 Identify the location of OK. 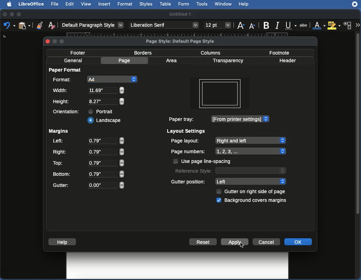
(299, 242).